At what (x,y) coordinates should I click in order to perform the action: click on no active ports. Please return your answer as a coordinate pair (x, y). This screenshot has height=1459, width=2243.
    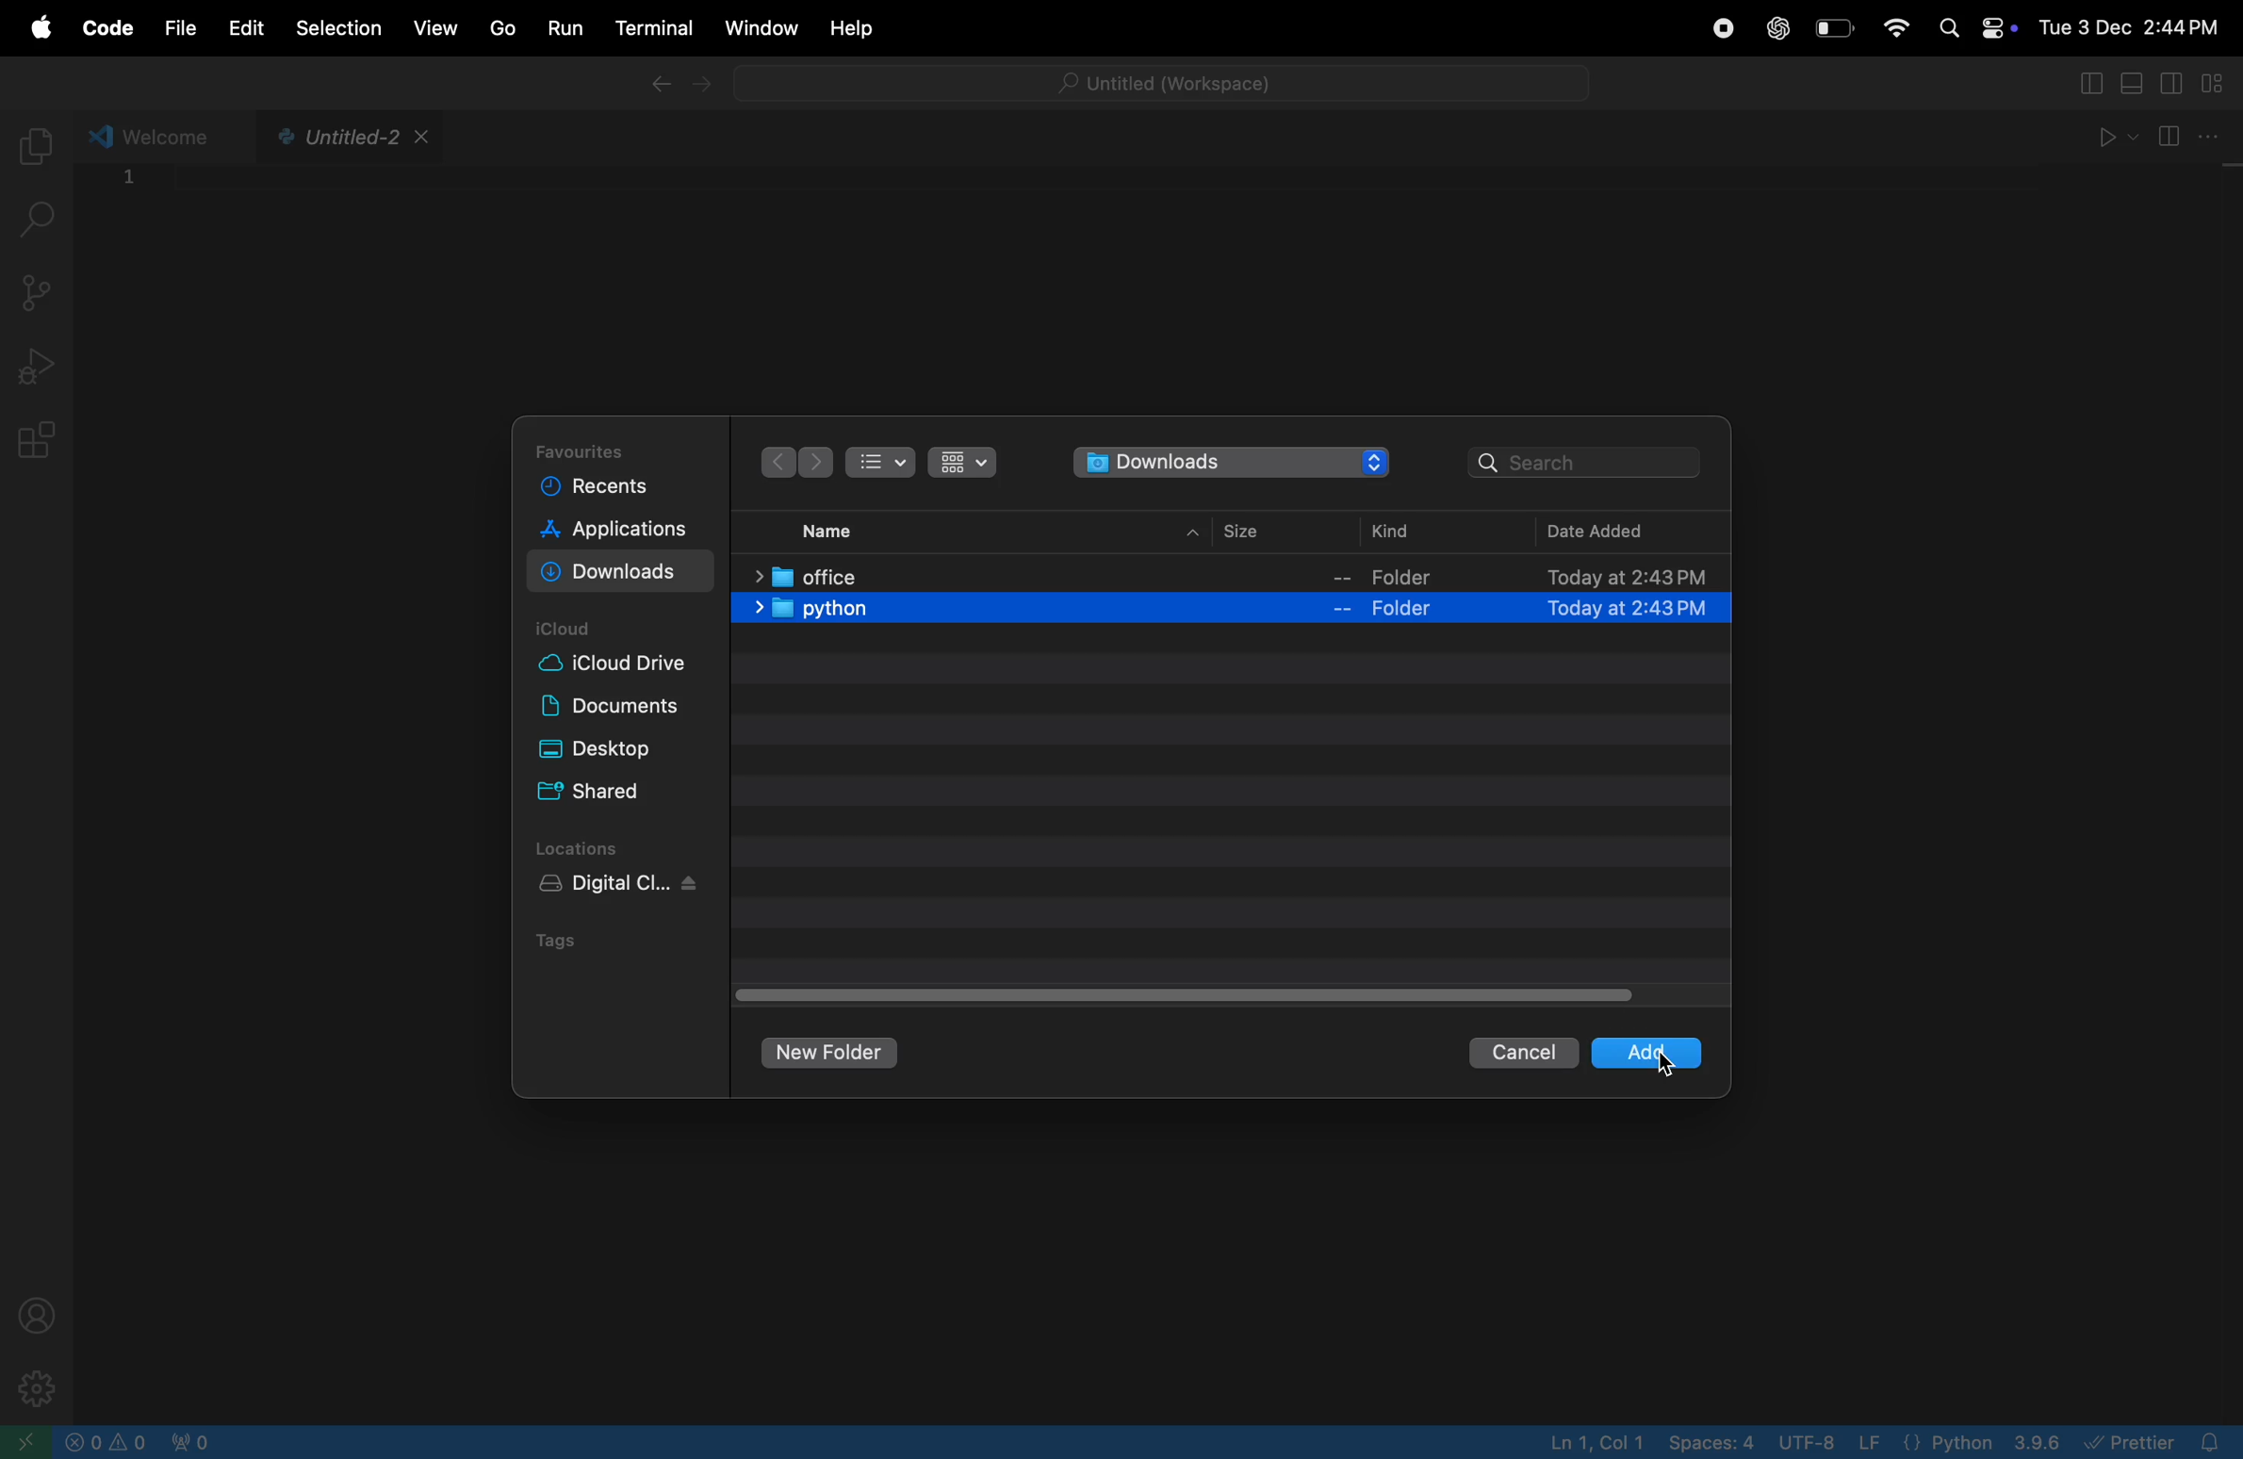
    Looking at the image, I should click on (198, 1442).